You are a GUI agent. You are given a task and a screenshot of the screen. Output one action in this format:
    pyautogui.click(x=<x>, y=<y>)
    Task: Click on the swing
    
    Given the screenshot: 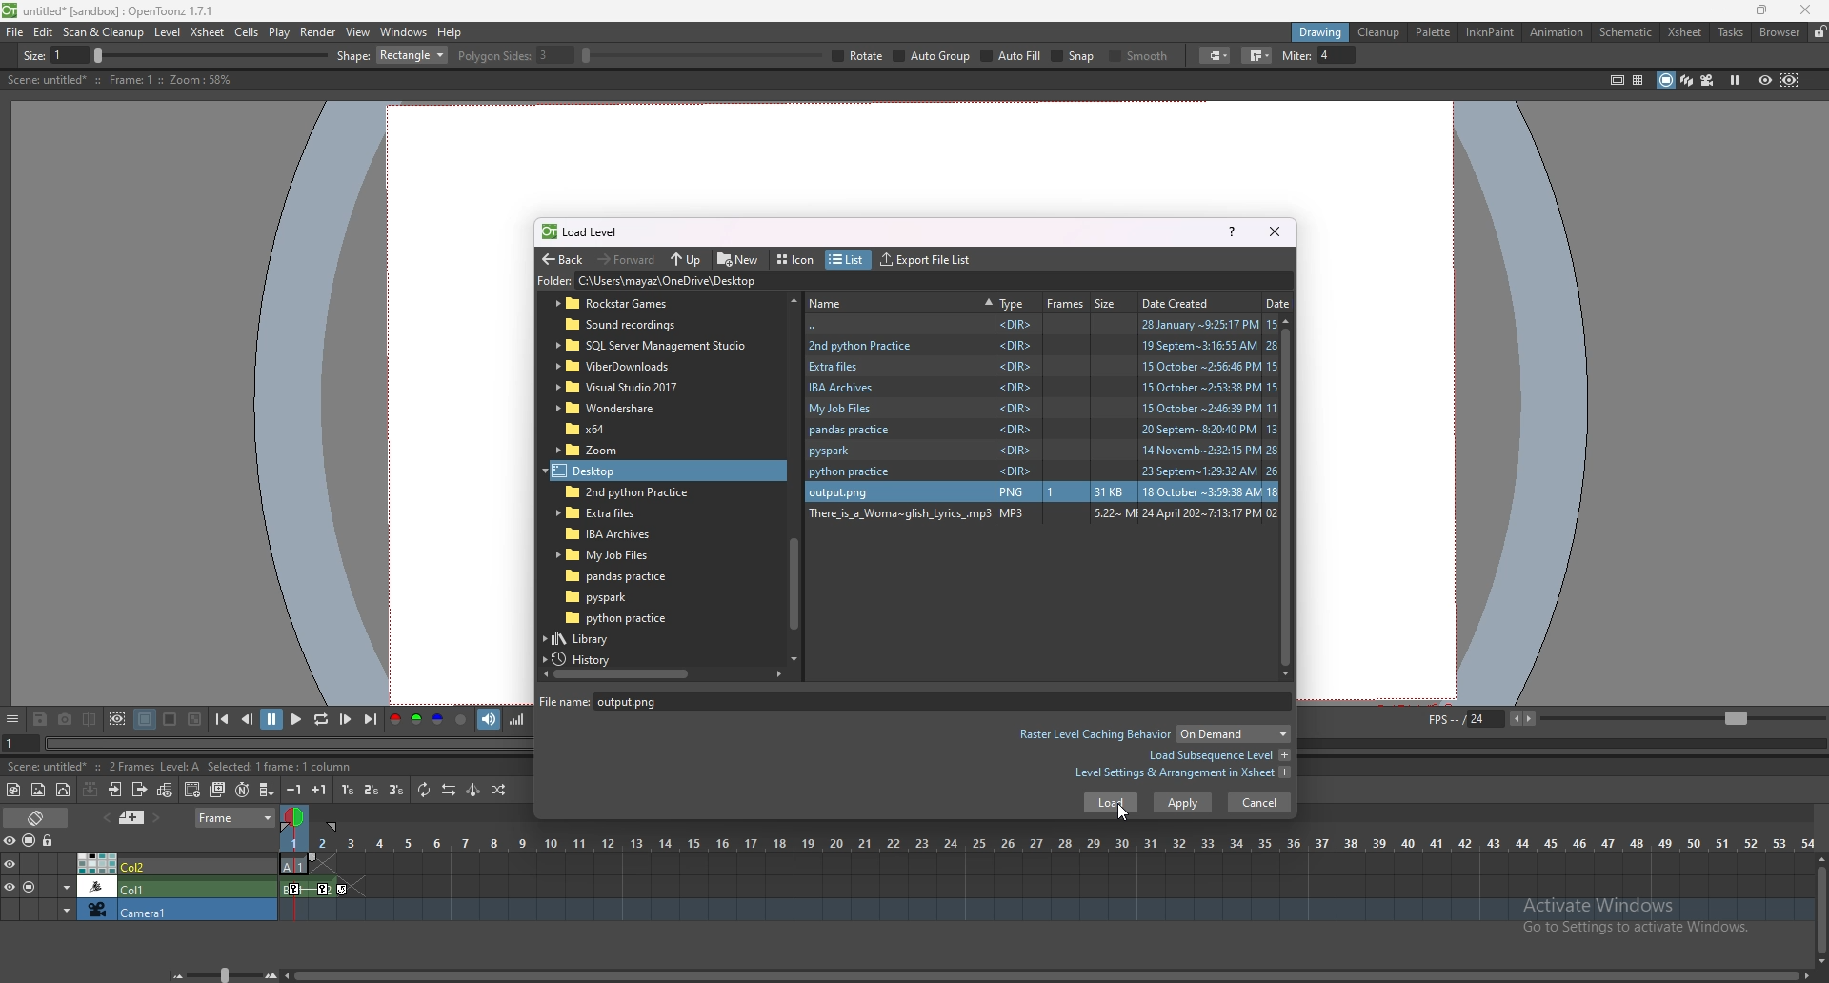 What is the action you would take?
    pyautogui.click(x=473, y=790)
    